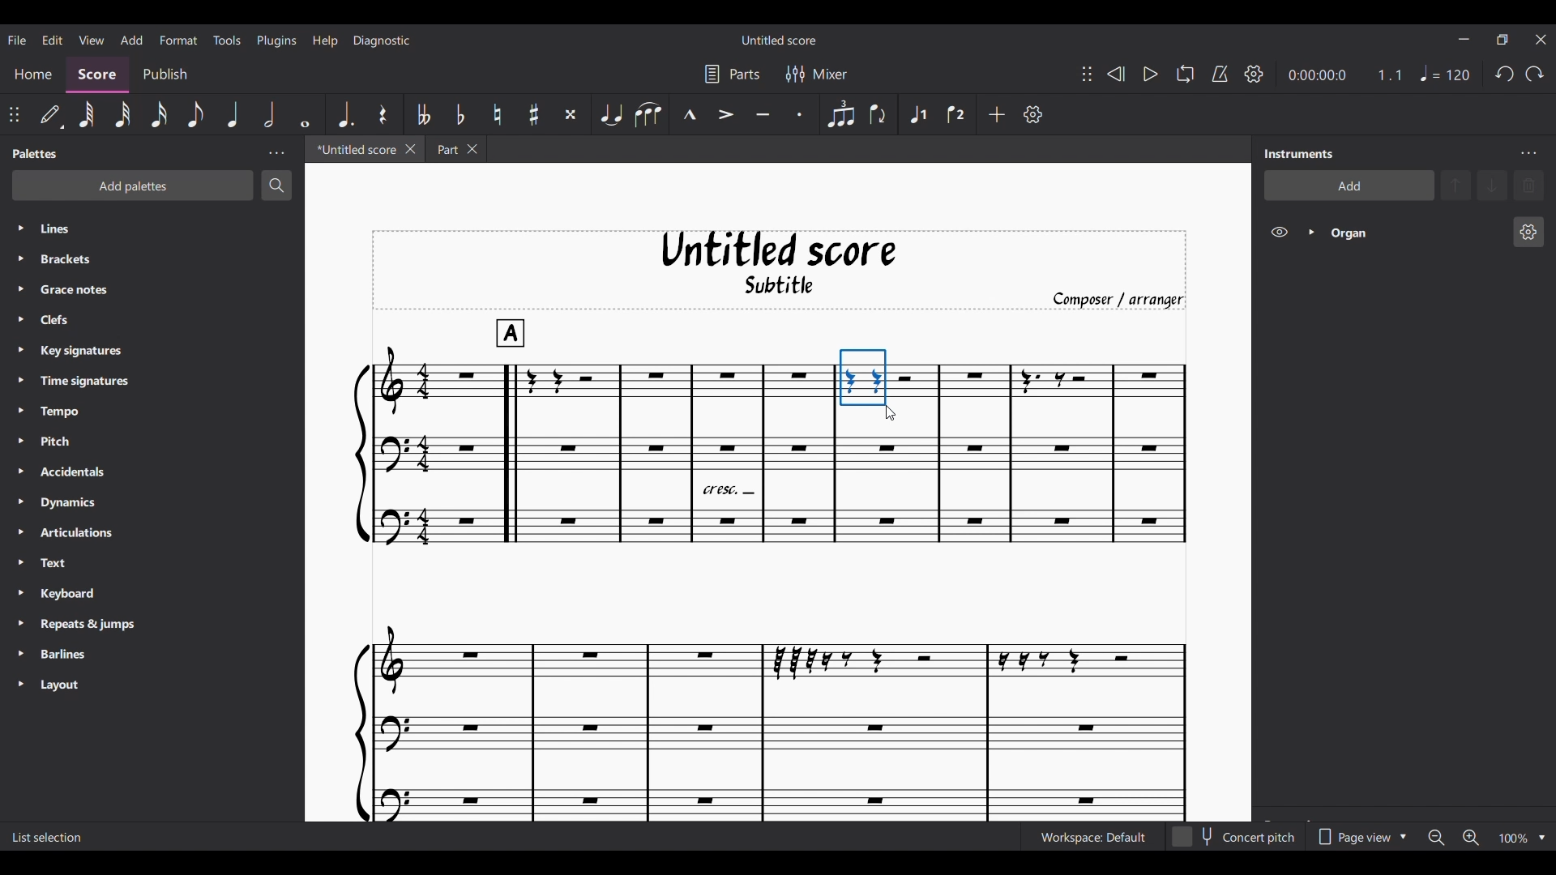  Describe the element at coordinates (455, 149) in the screenshot. I see `Earlier tab` at that location.